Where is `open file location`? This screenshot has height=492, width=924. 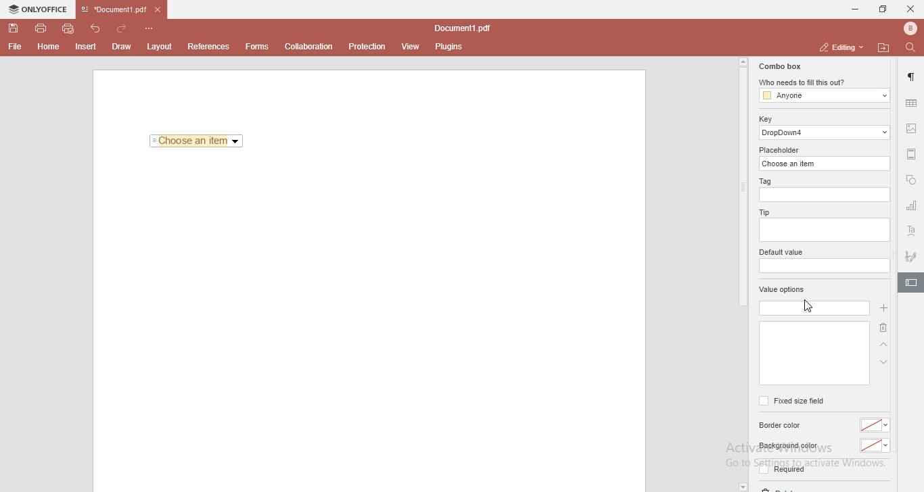
open file location is located at coordinates (885, 47).